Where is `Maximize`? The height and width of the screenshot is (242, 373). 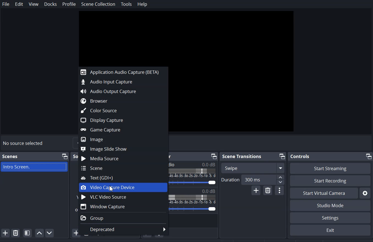 Maximize is located at coordinates (214, 156).